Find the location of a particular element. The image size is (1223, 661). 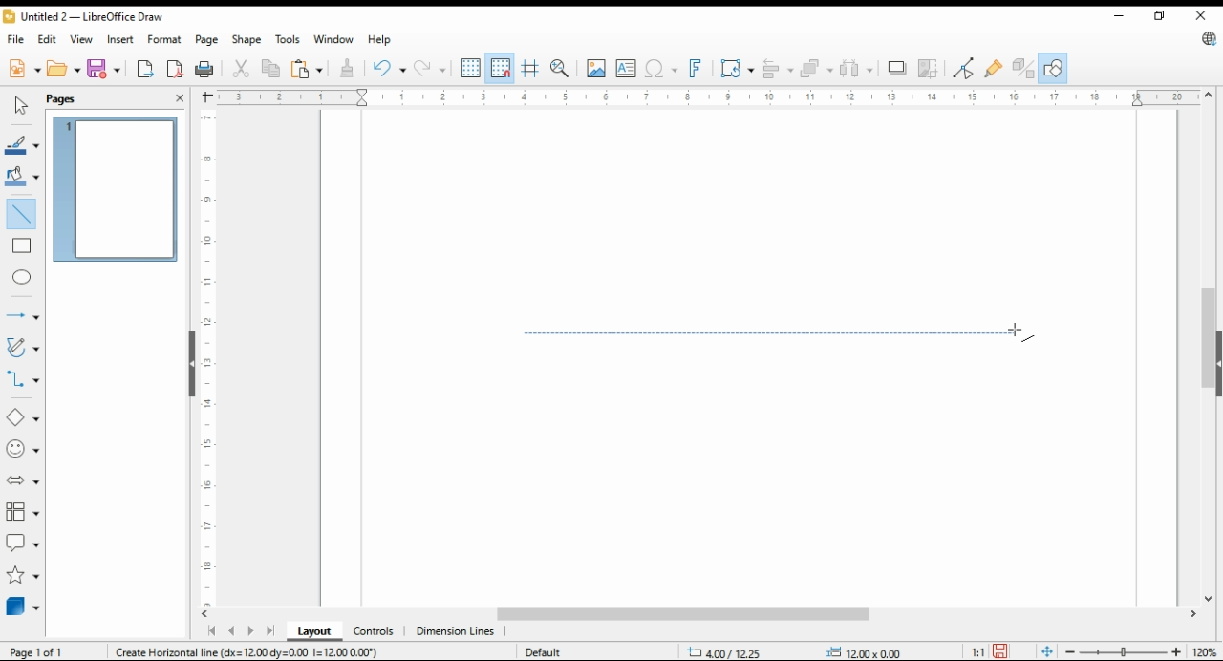

close window is located at coordinates (1202, 15).